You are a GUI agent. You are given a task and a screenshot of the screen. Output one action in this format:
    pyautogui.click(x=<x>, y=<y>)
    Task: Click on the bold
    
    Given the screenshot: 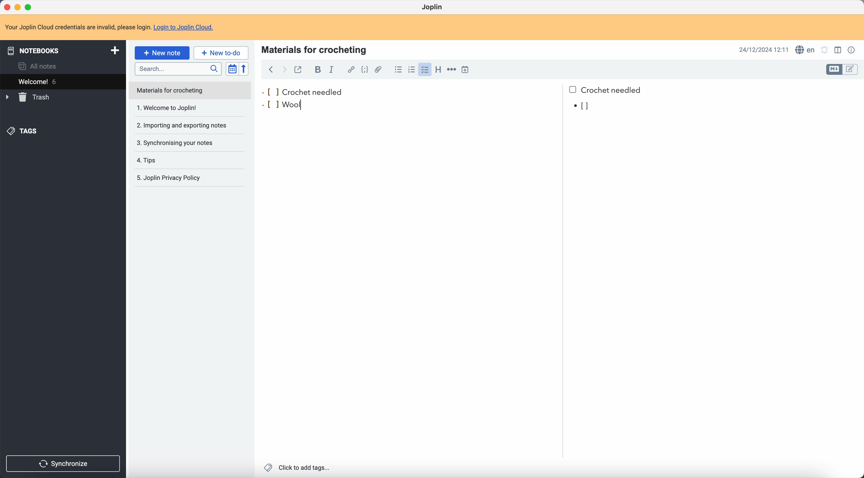 What is the action you would take?
    pyautogui.click(x=316, y=70)
    